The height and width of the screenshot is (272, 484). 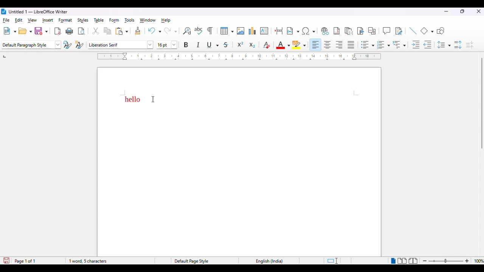 I want to click on align left, so click(x=316, y=45).